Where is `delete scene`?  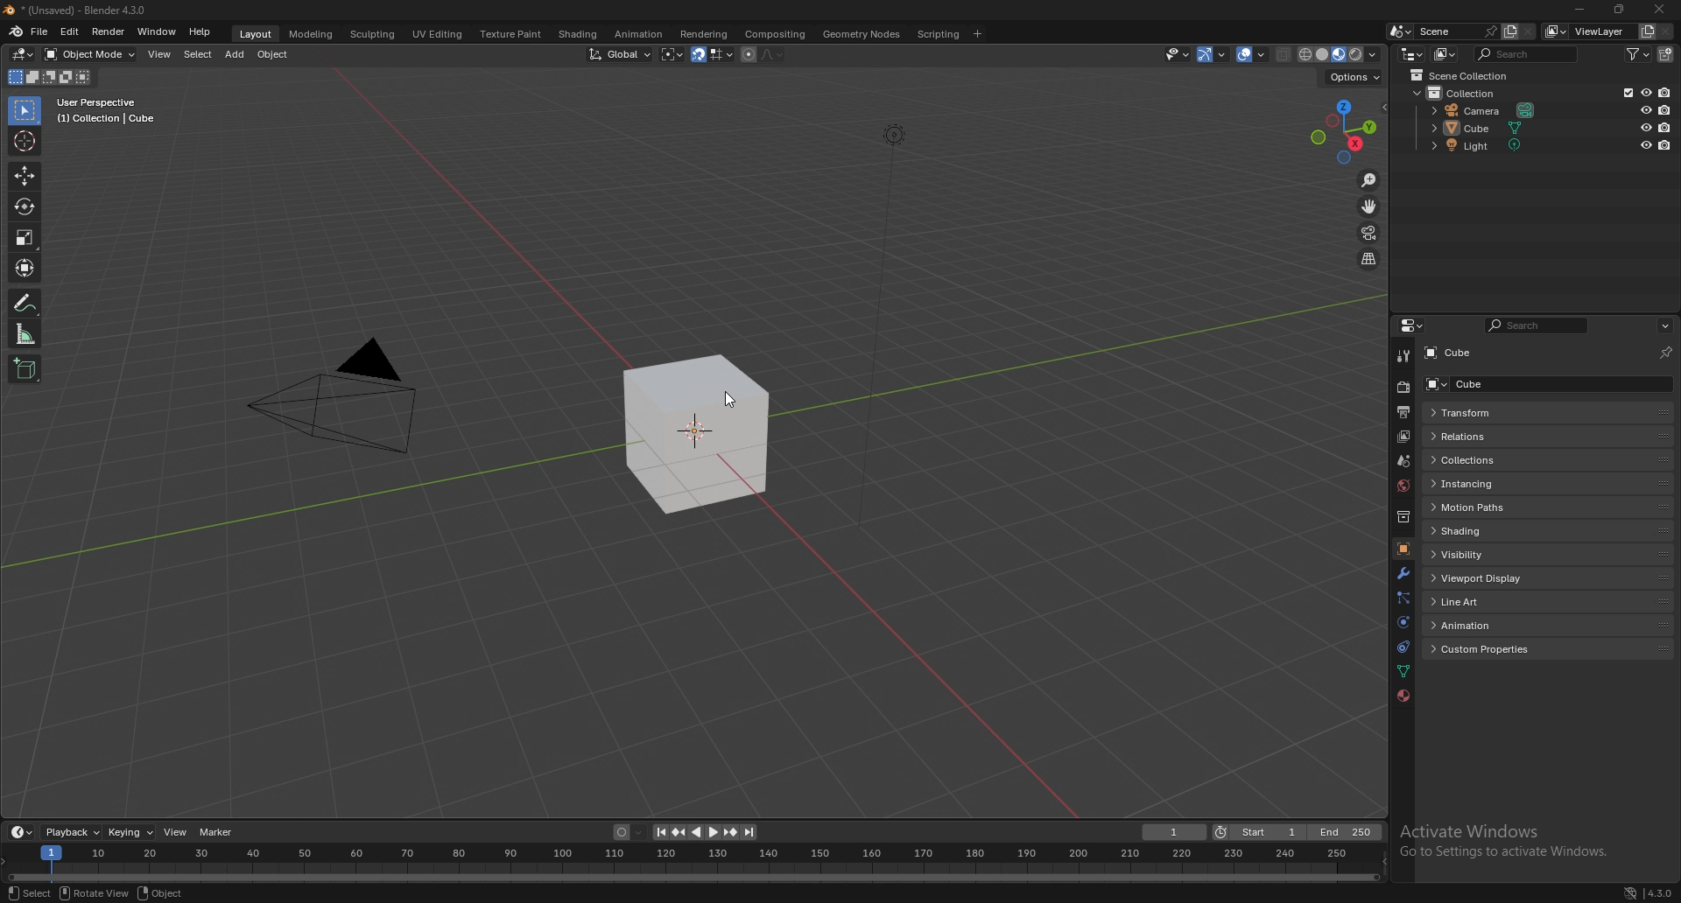 delete scene is located at coordinates (1529, 32).